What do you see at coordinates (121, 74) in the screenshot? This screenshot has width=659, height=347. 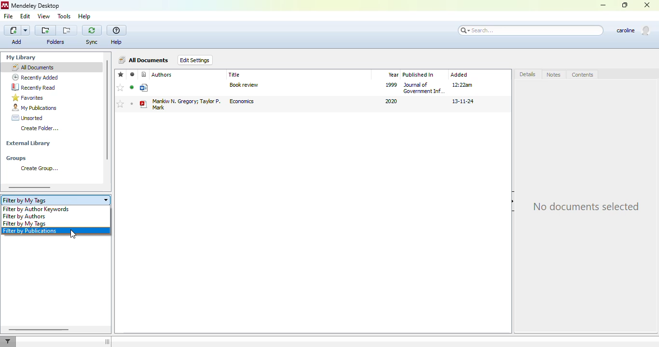 I see `favorites` at bounding box center [121, 74].